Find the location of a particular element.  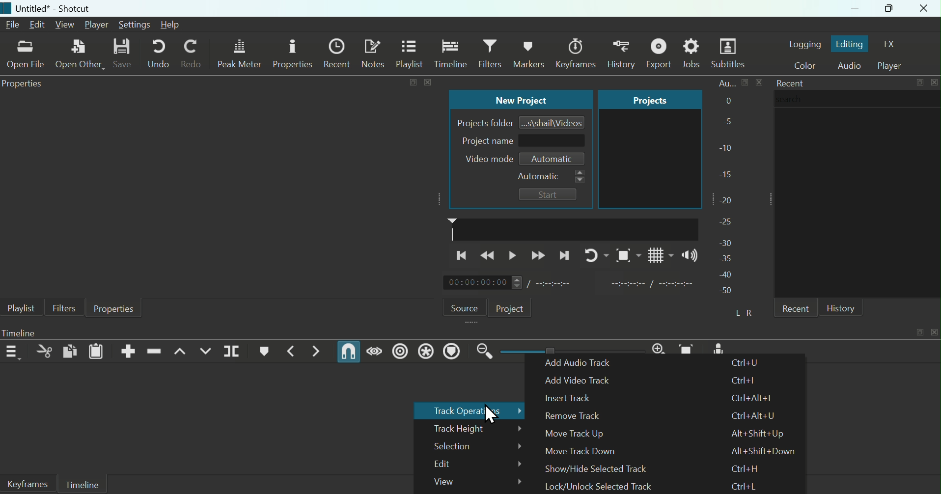

Close is located at coordinates (924, 9).